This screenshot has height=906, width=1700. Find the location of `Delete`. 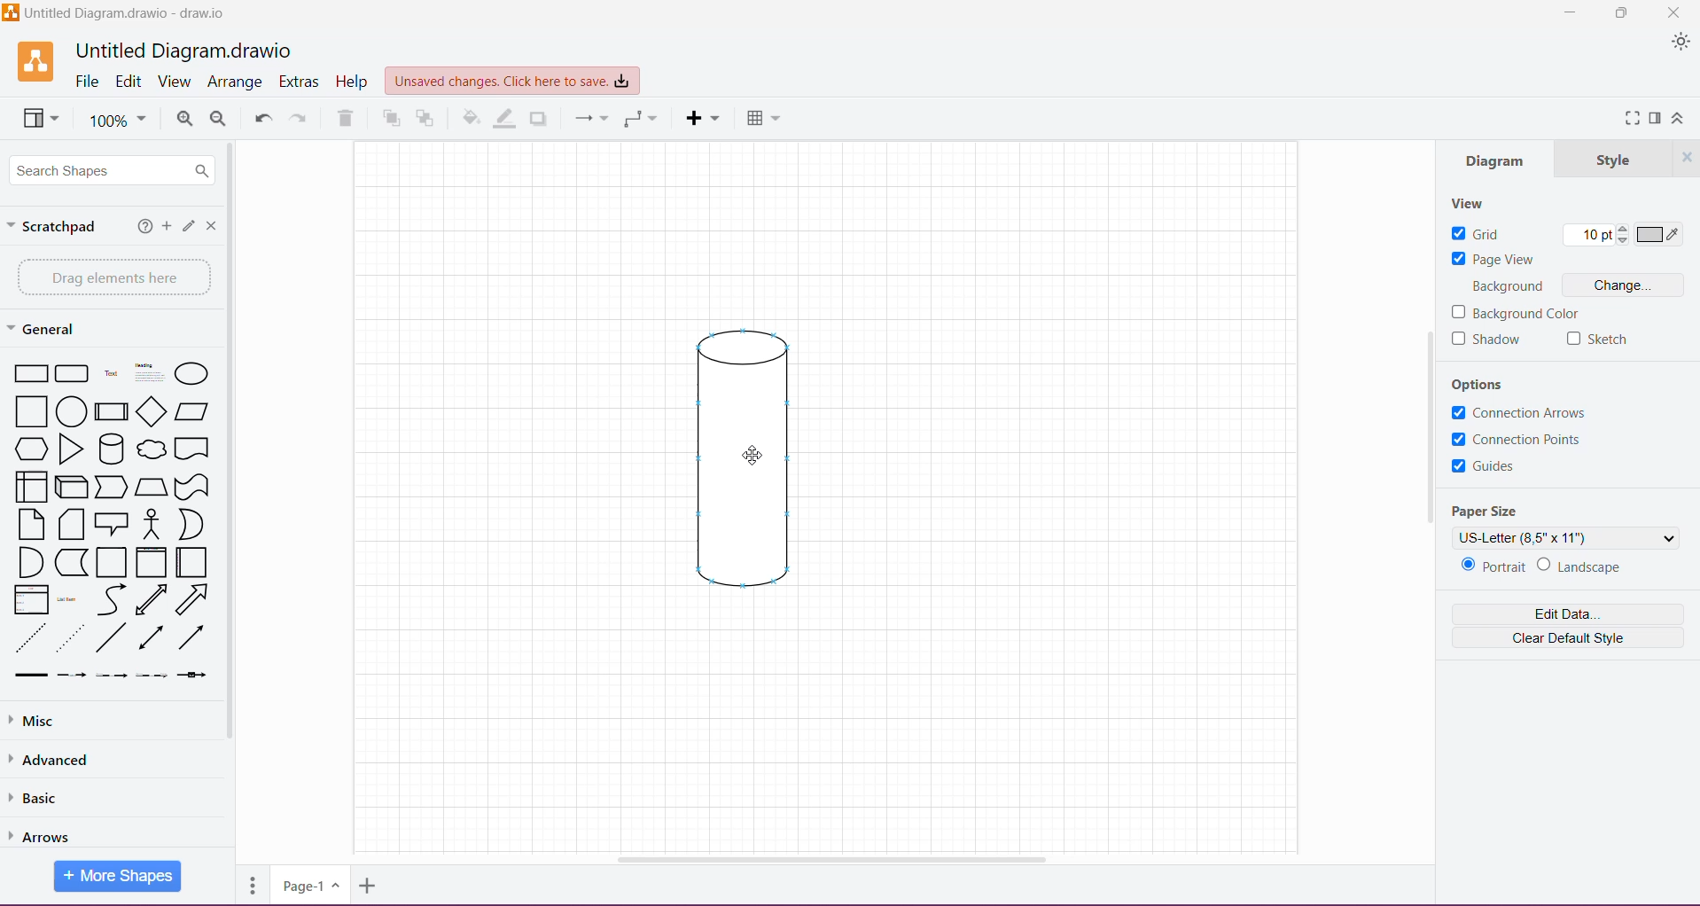

Delete is located at coordinates (349, 118).